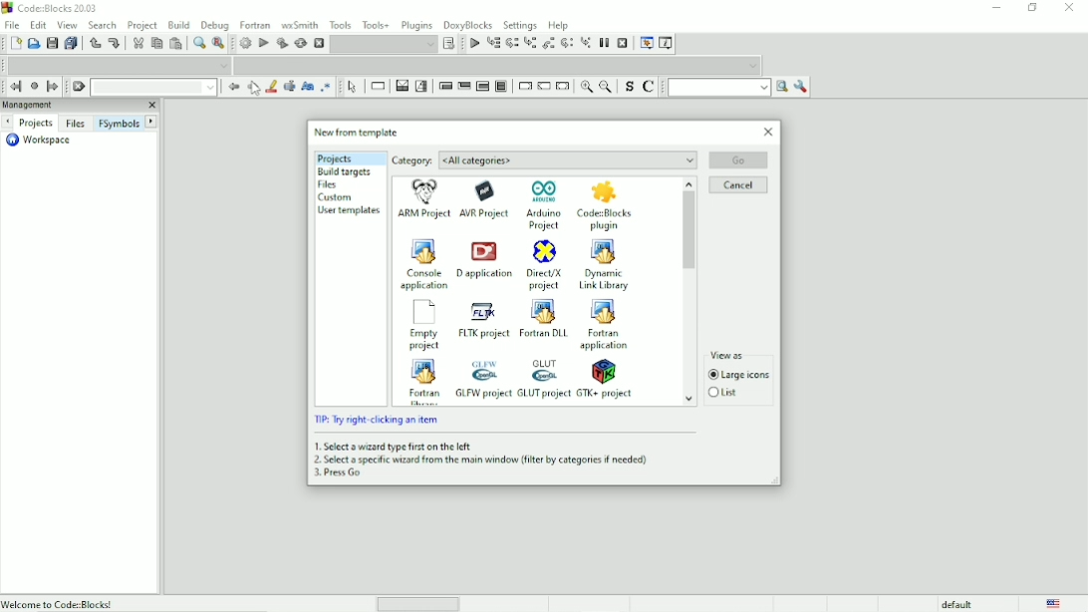 Image resolution: width=1088 pixels, height=612 pixels. Describe the element at coordinates (499, 66) in the screenshot. I see `Drop down` at that location.